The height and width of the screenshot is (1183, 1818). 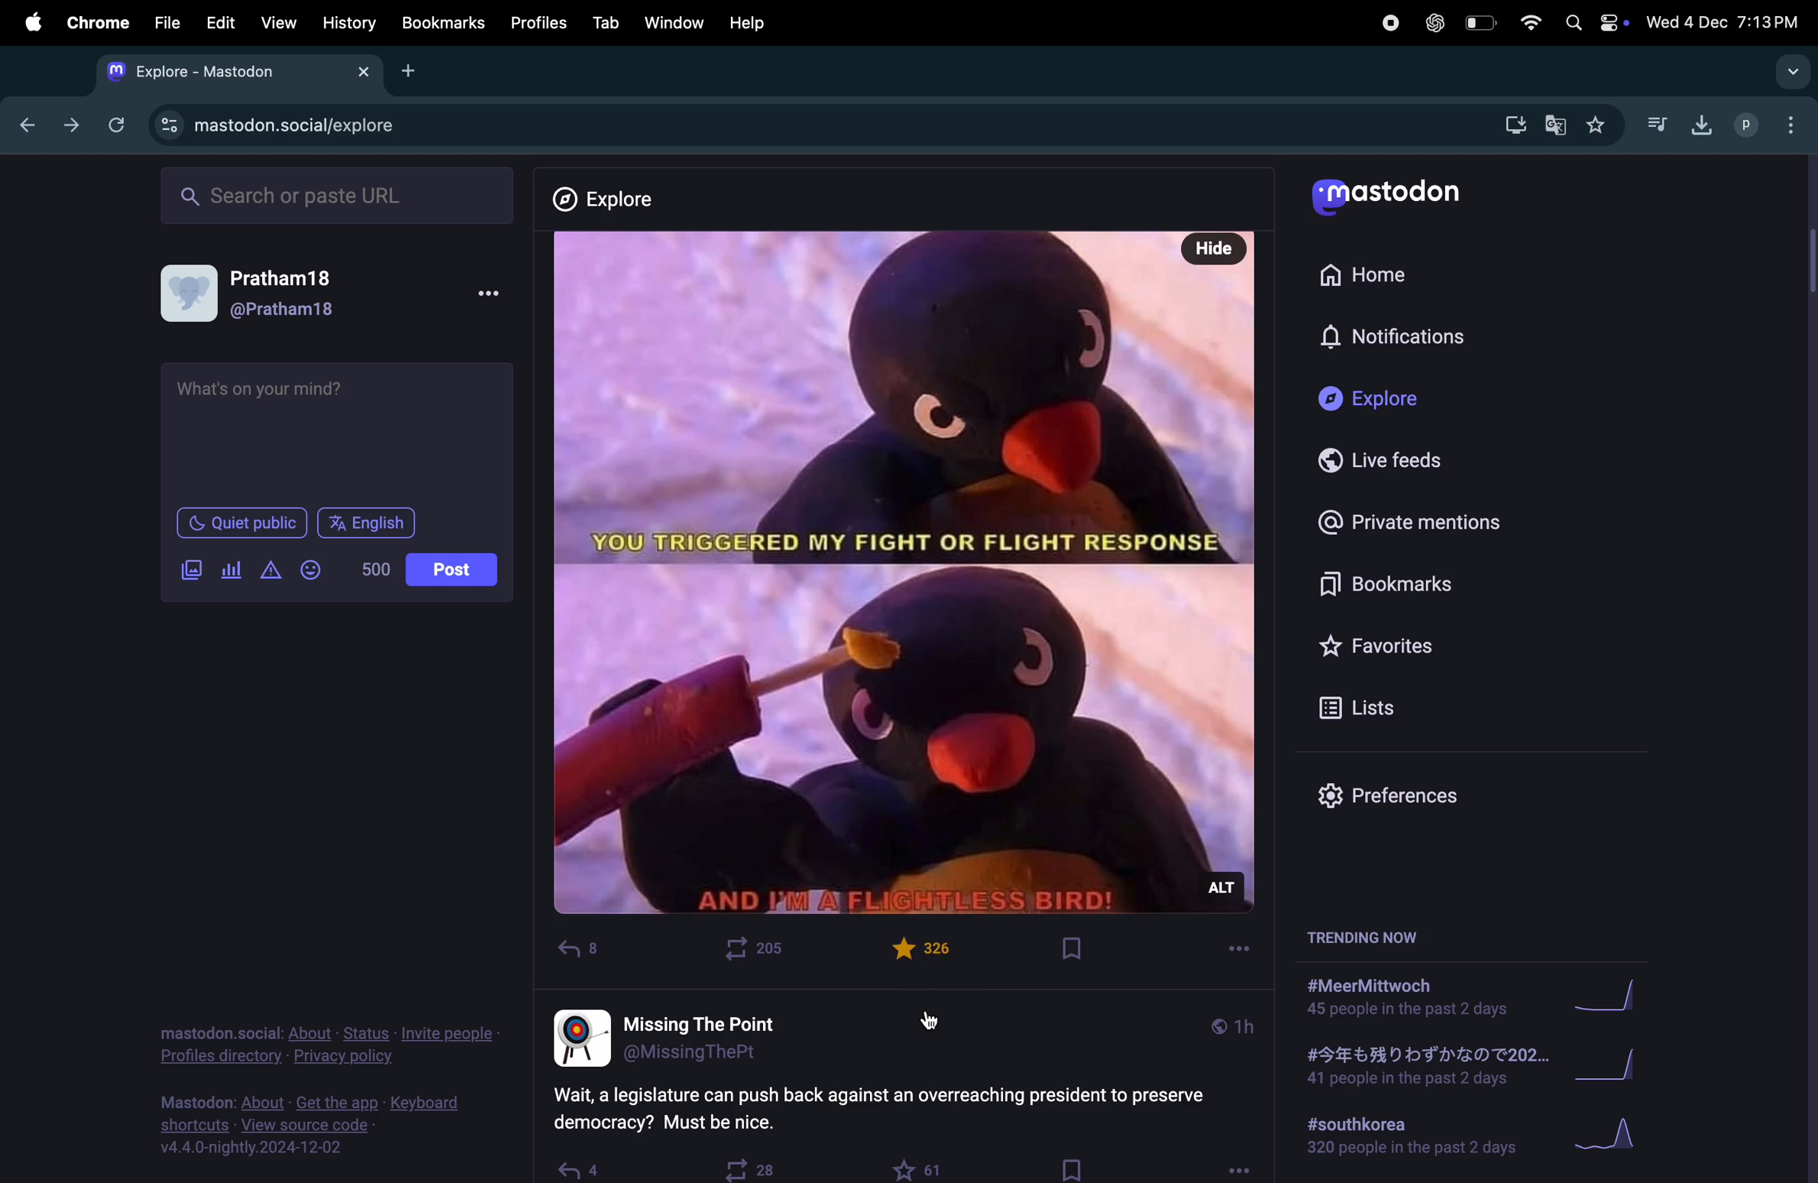 What do you see at coordinates (613, 200) in the screenshot?
I see `explore` at bounding box center [613, 200].